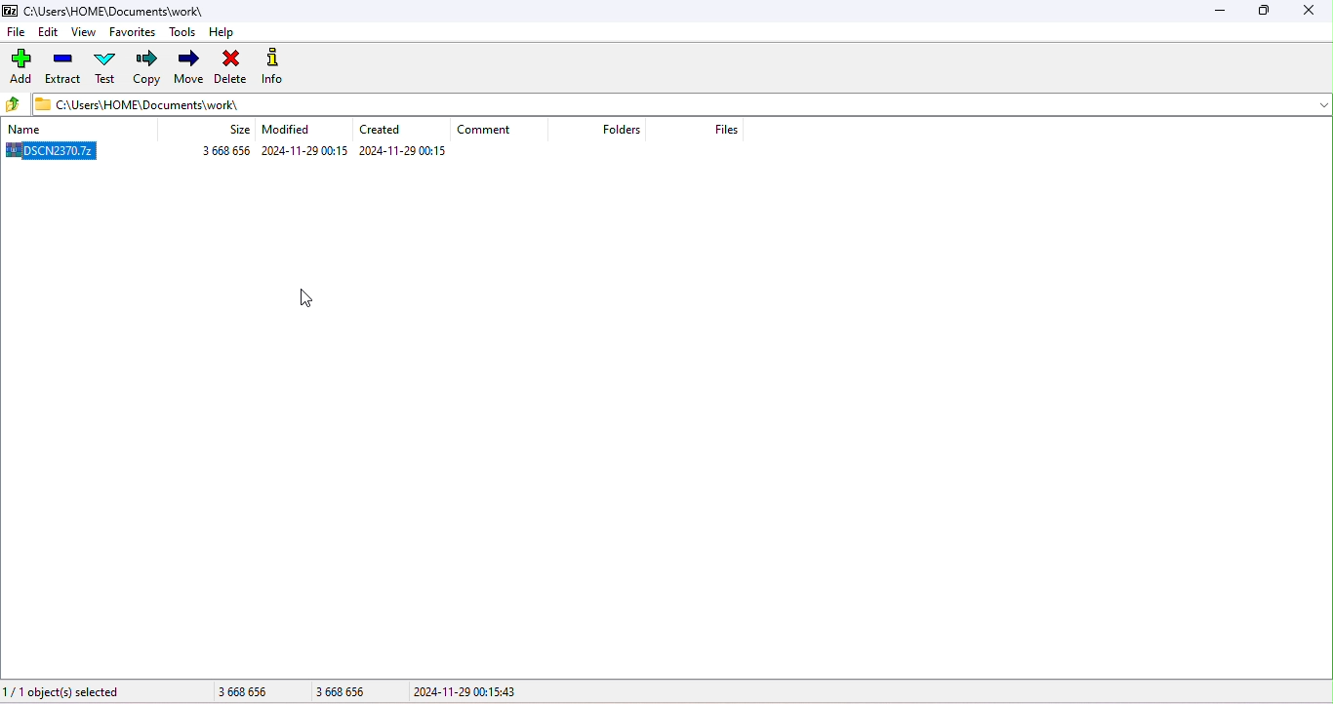 The height and width of the screenshot is (704, 1333). What do you see at coordinates (730, 131) in the screenshot?
I see `files` at bounding box center [730, 131].